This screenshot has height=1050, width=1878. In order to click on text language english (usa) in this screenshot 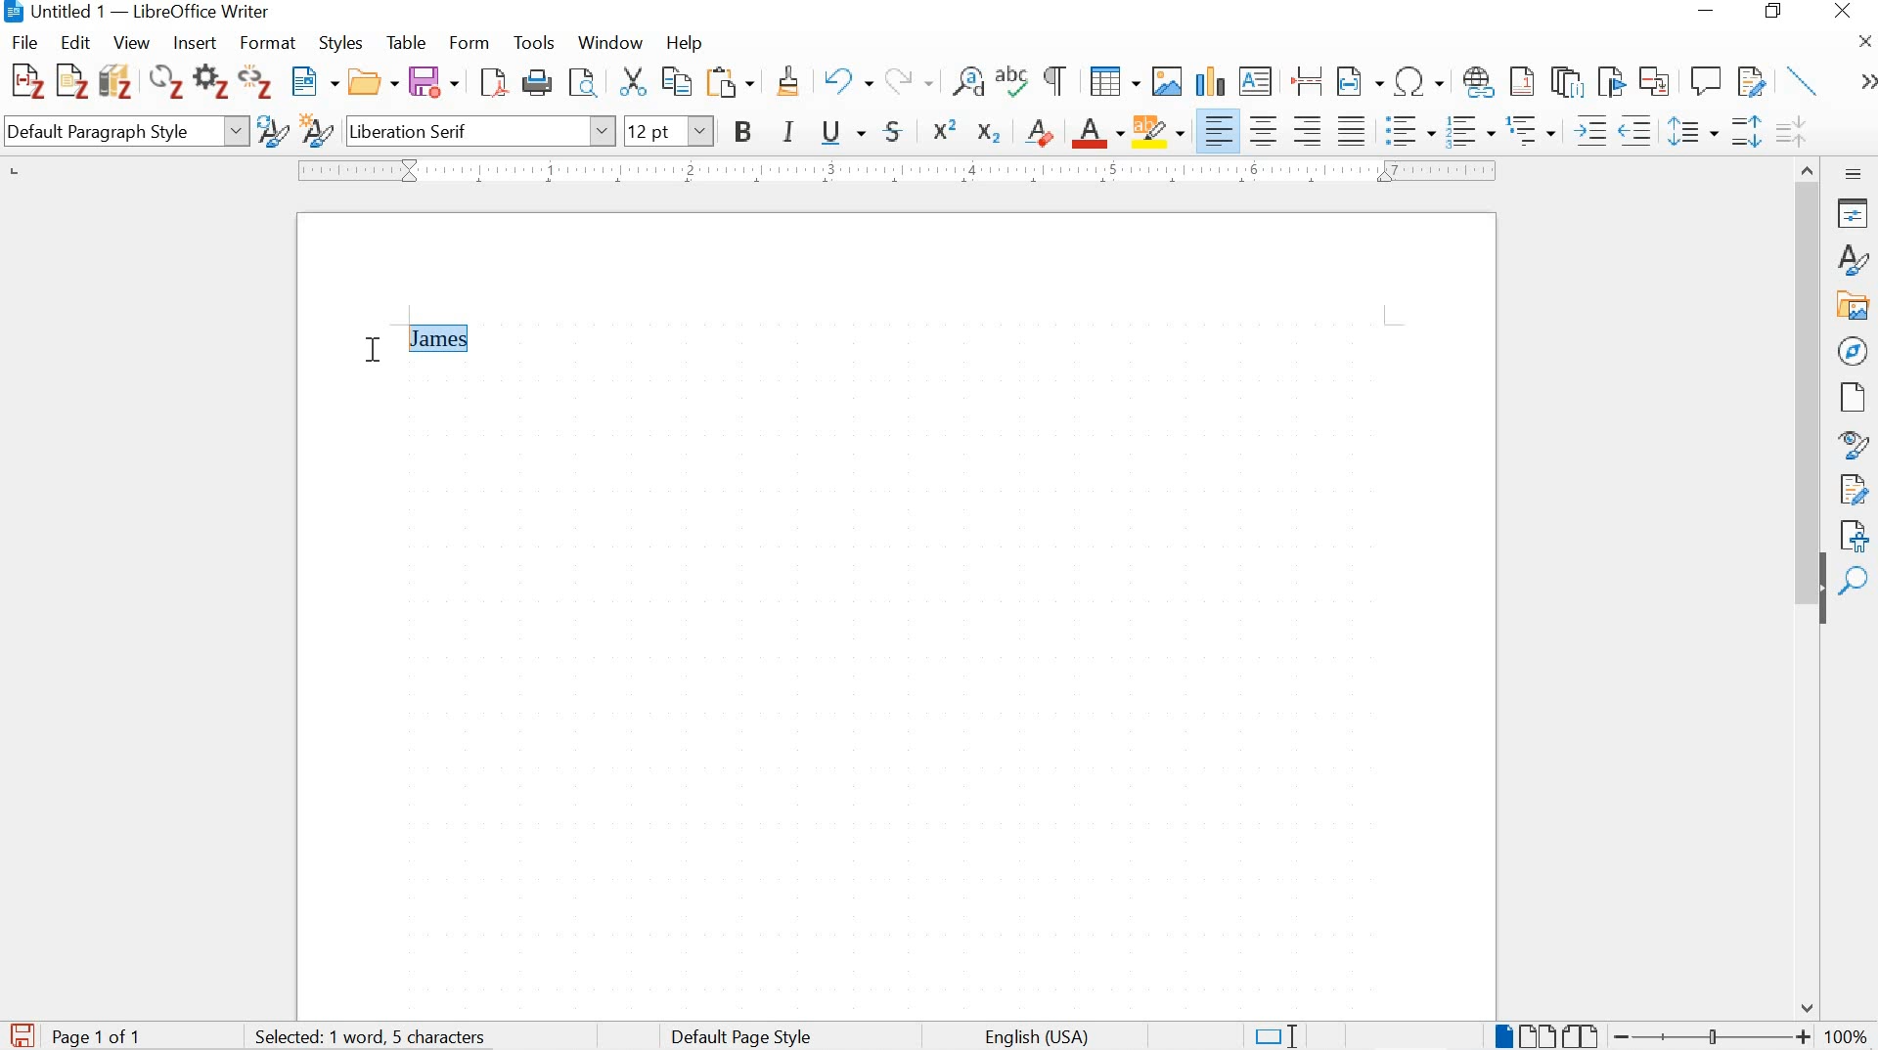, I will do `click(1034, 1037)`.